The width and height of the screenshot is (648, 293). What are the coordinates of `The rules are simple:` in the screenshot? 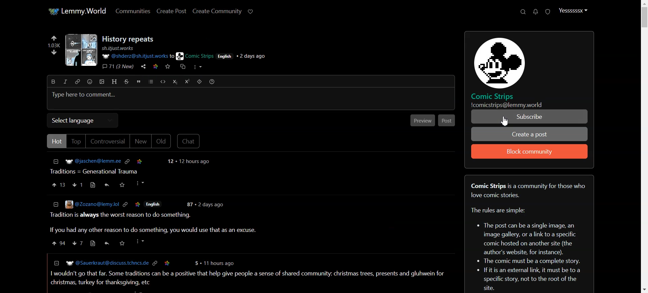 It's located at (500, 211).